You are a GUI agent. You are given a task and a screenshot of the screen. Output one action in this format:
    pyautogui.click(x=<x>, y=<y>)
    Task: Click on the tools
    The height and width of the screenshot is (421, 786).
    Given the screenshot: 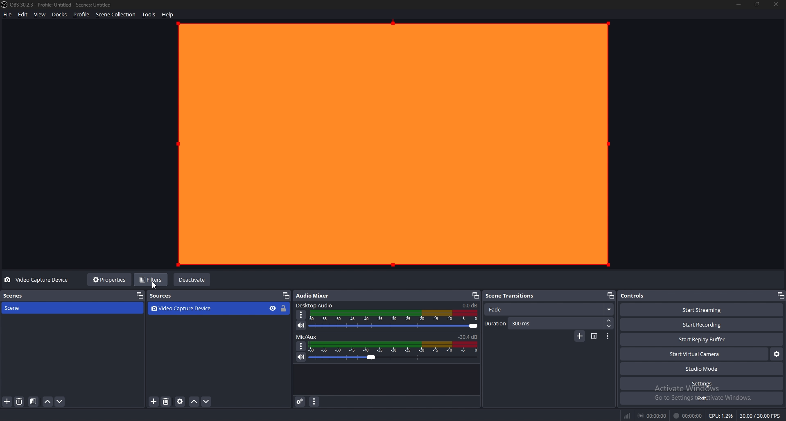 What is the action you would take?
    pyautogui.click(x=149, y=15)
    